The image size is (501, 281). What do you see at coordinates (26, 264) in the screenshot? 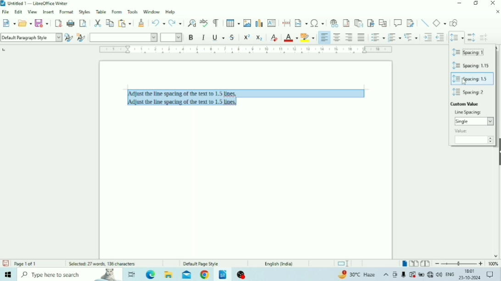
I see `Page number` at bounding box center [26, 264].